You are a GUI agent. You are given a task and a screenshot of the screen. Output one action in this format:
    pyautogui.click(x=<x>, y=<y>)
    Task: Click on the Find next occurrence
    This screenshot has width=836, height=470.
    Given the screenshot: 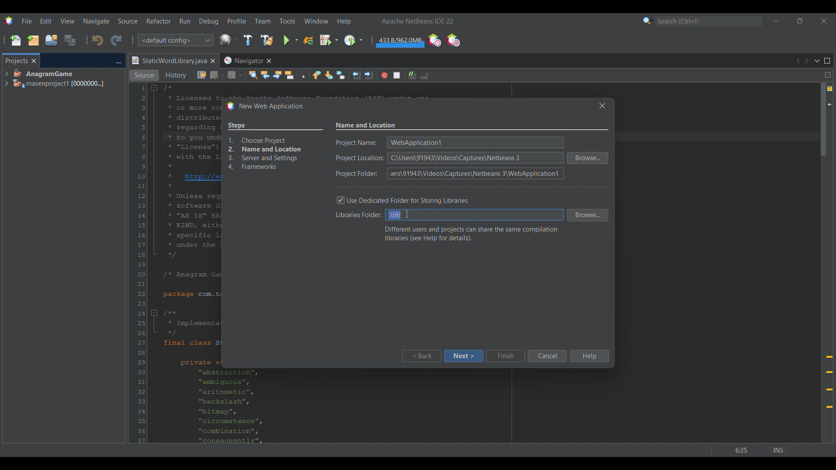 What is the action you would take?
    pyautogui.click(x=277, y=75)
    